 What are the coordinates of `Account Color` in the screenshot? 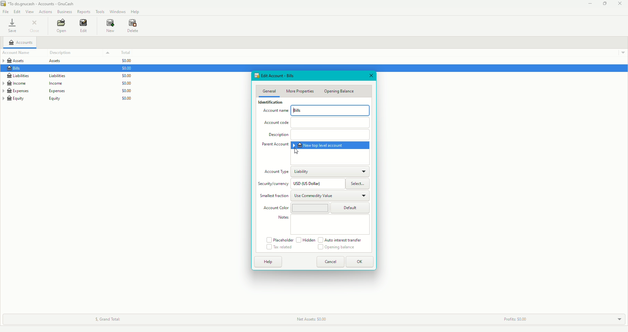 It's located at (274, 208).